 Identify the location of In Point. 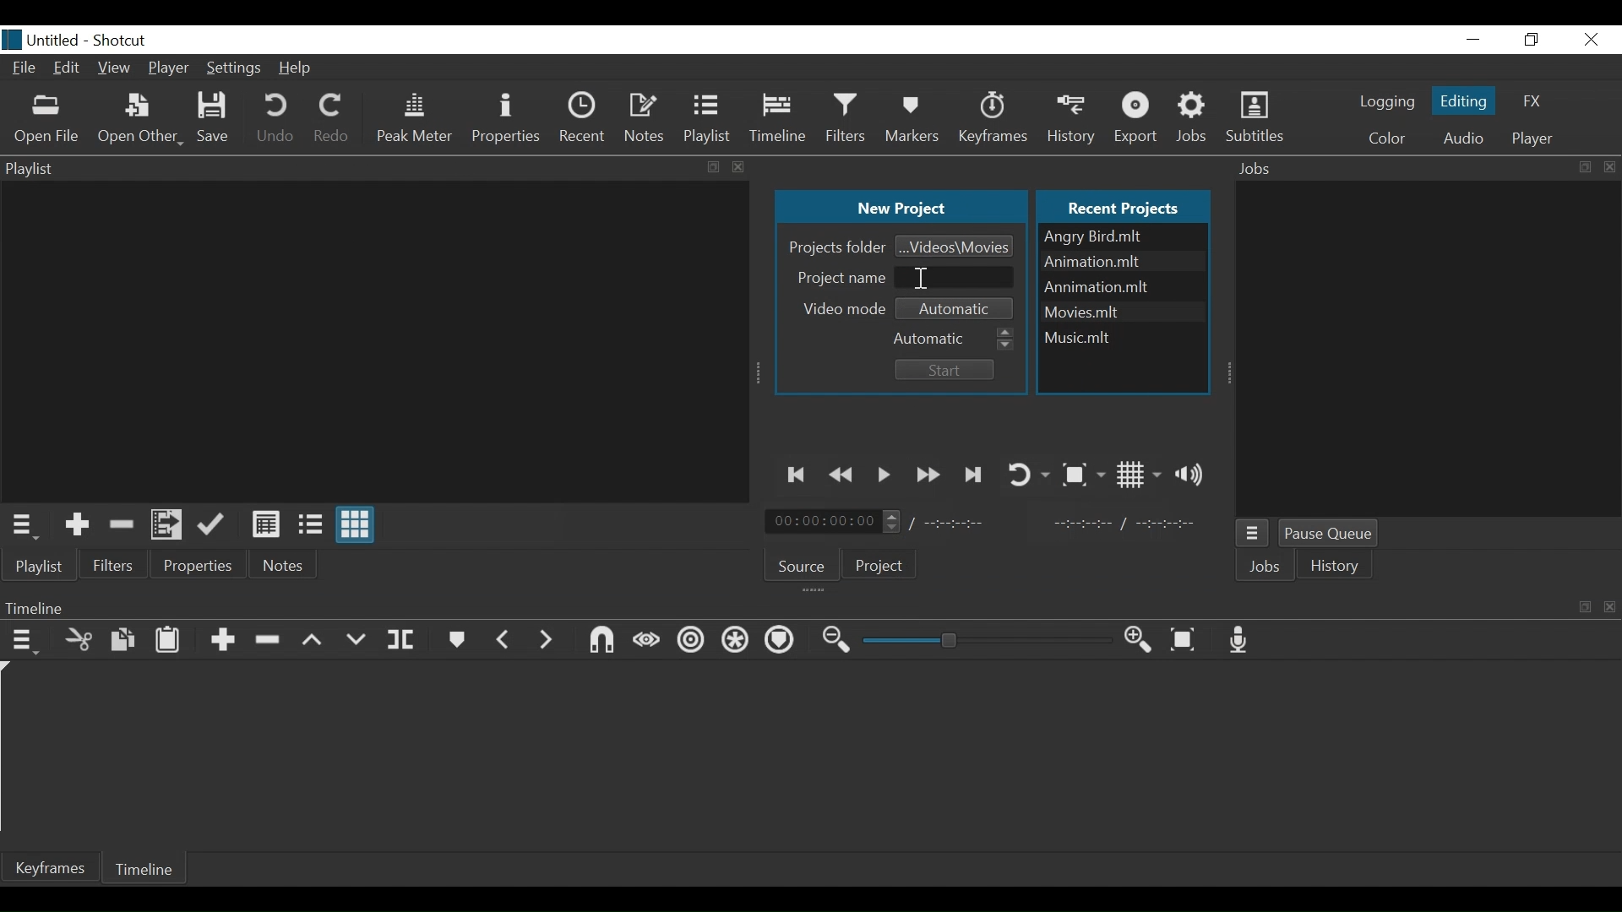
(1124, 524).